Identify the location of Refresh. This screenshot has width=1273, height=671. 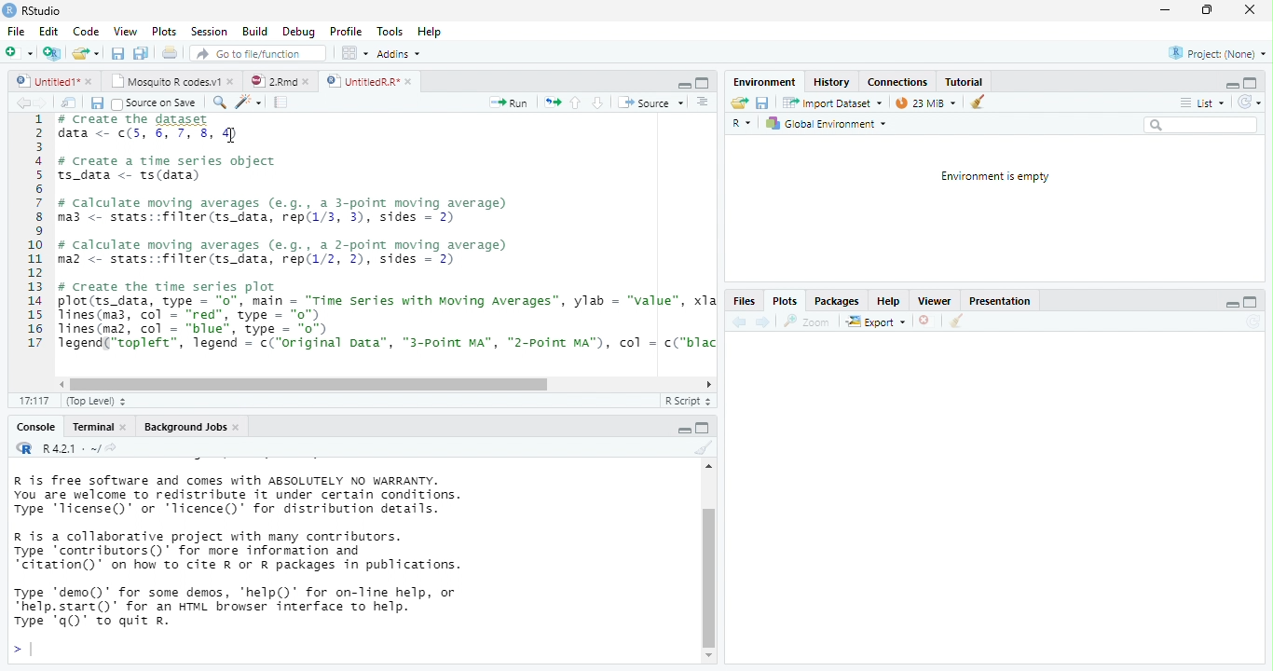
(1253, 322).